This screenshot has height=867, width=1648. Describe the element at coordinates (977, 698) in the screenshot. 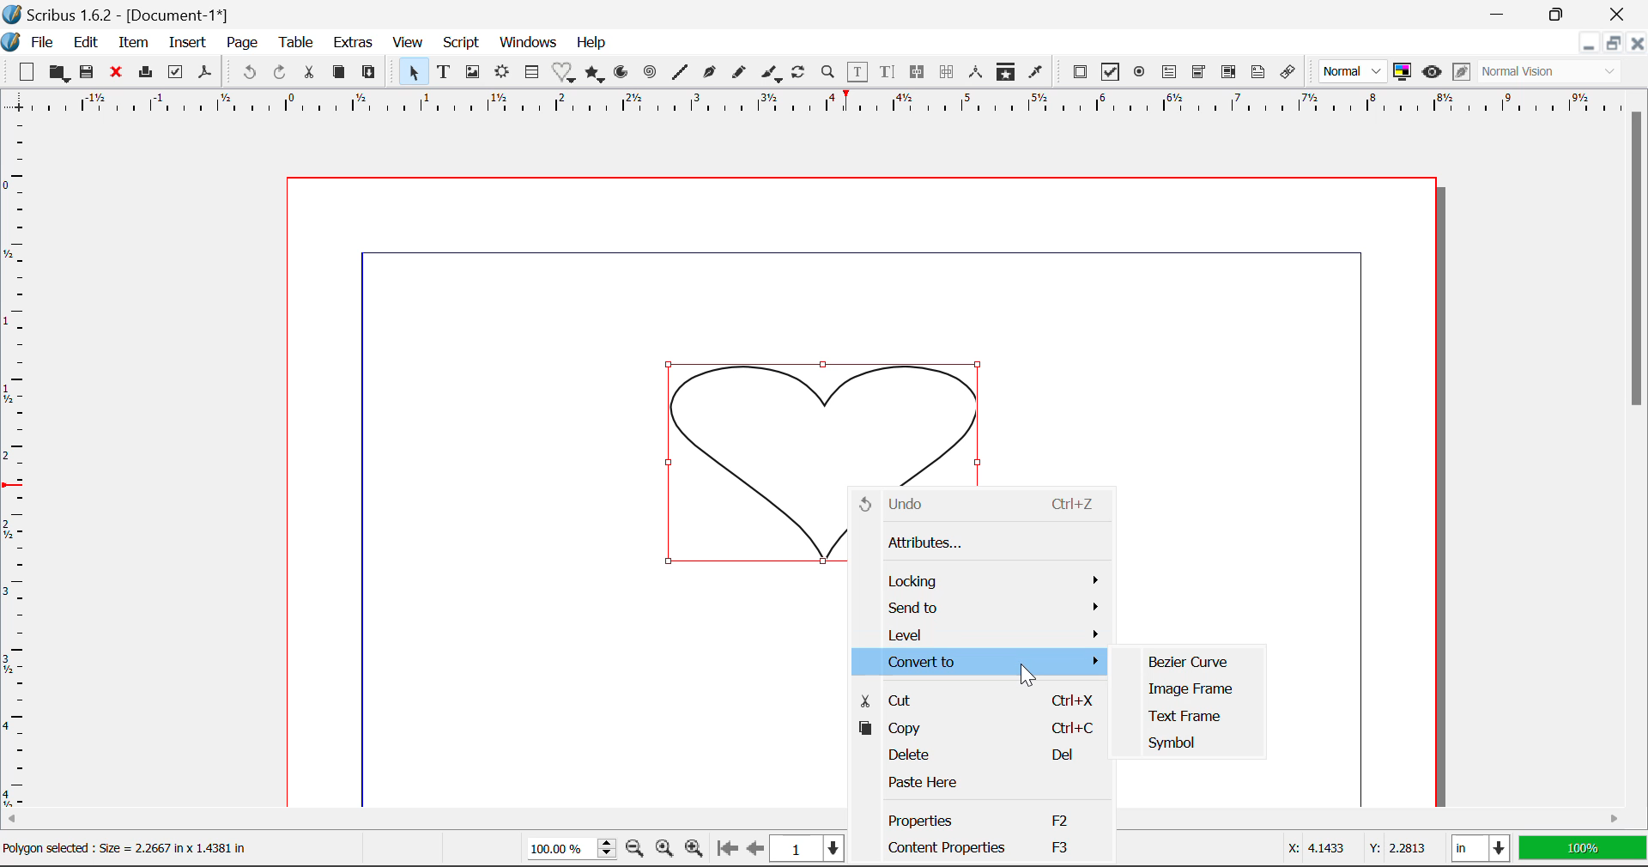

I see `Cut` at that location.